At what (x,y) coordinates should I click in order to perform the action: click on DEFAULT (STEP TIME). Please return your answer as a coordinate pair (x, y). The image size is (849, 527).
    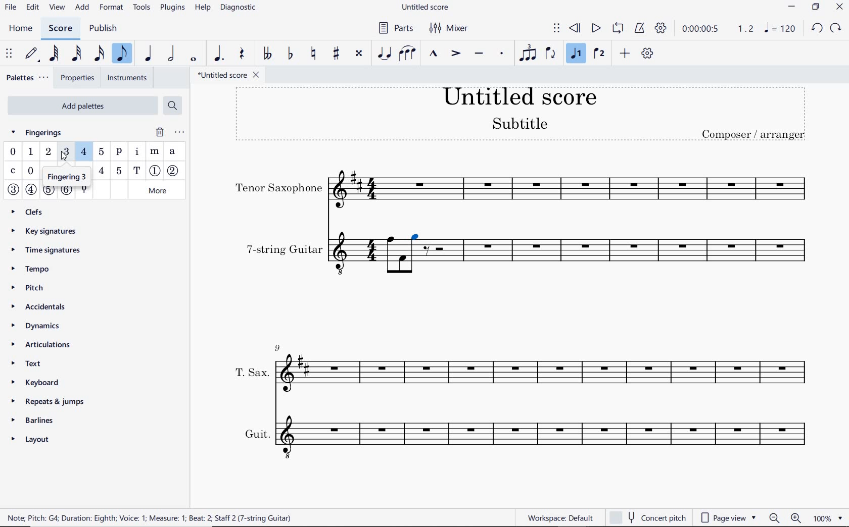
    Looking at the image, I should click on (31, 54).